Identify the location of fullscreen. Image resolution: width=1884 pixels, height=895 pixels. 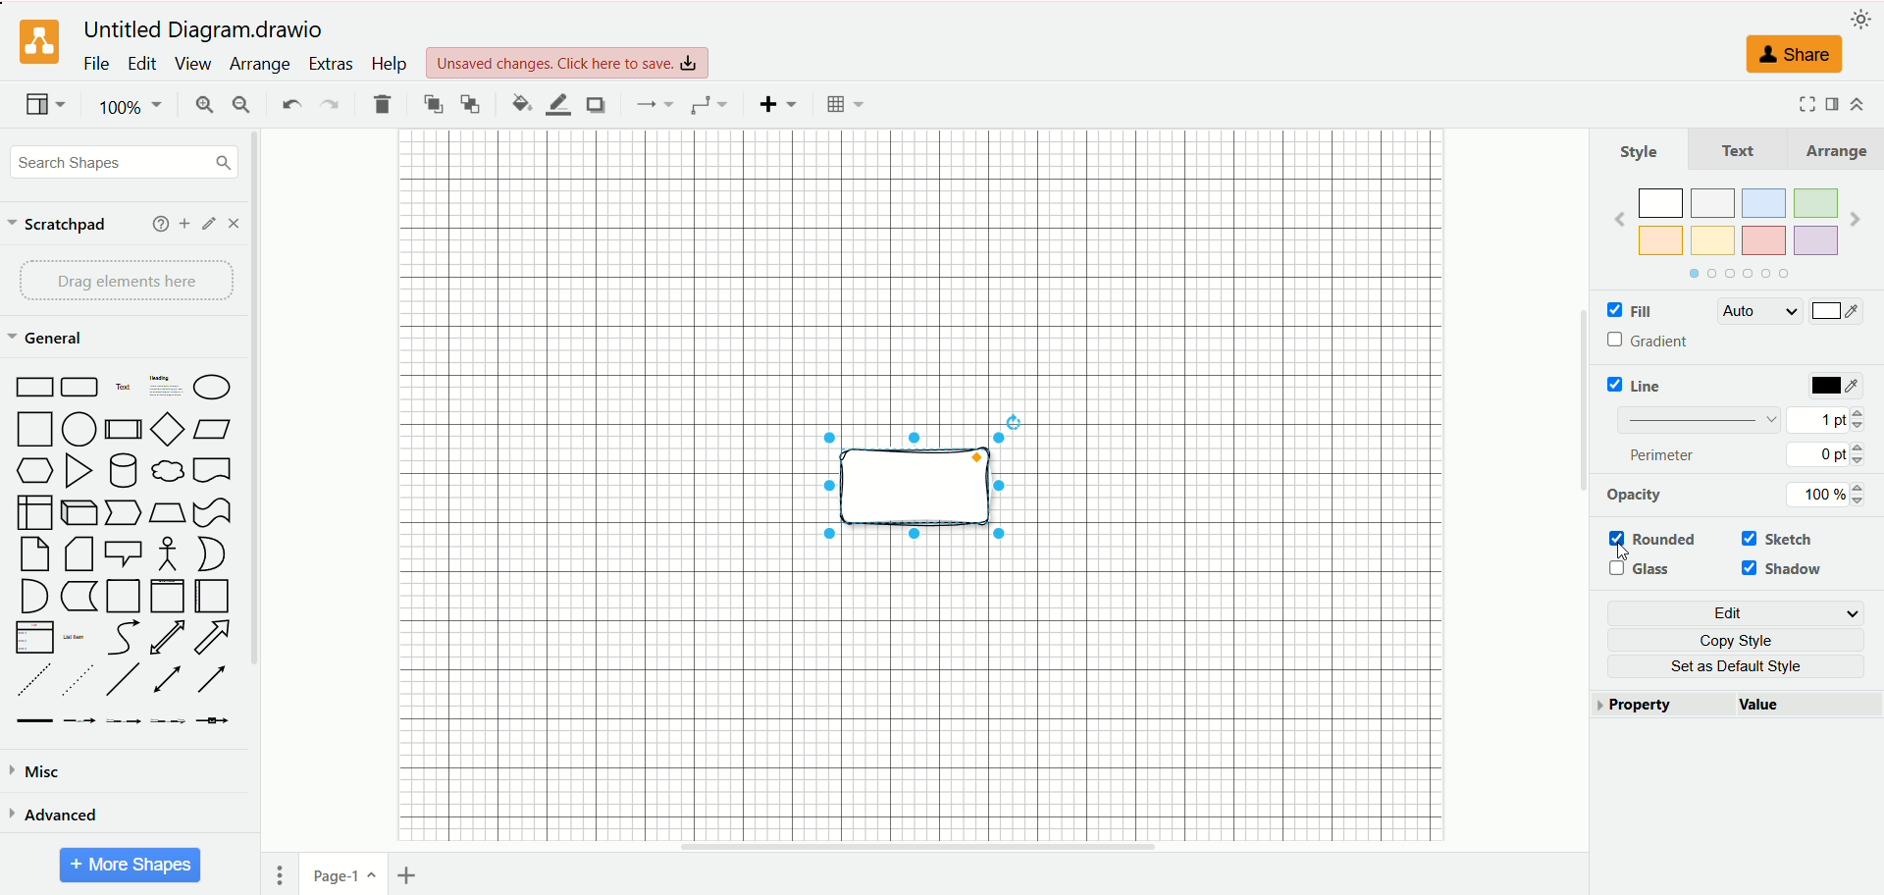
(1804, 103).